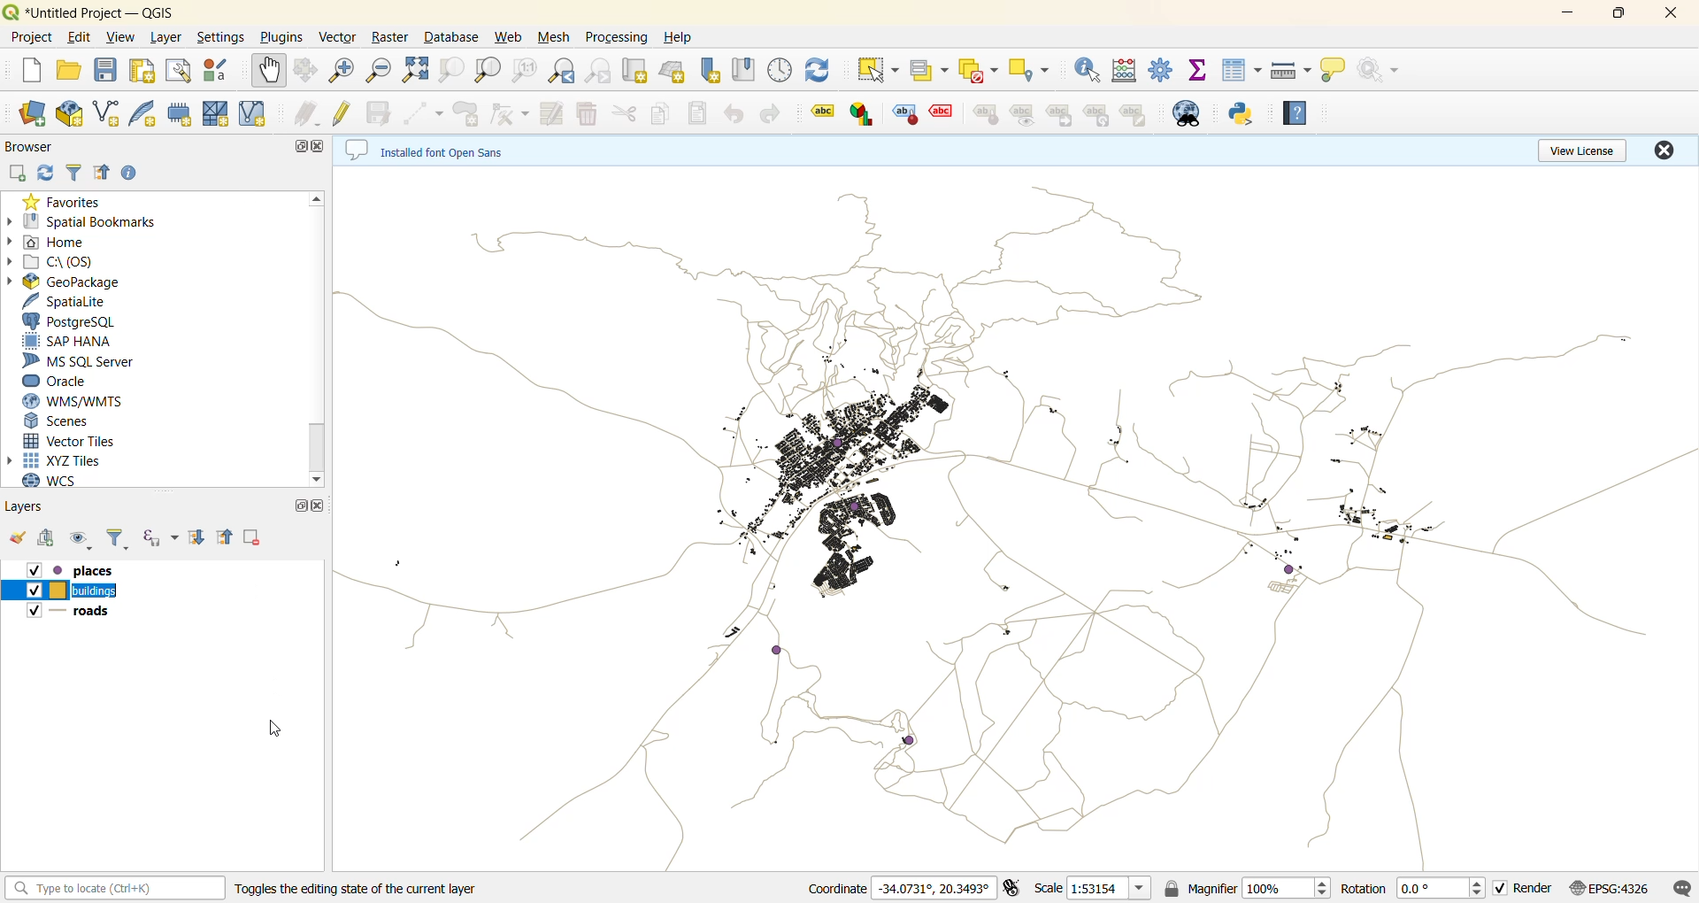  I want to click on statistical summary, so click(1200, 73).